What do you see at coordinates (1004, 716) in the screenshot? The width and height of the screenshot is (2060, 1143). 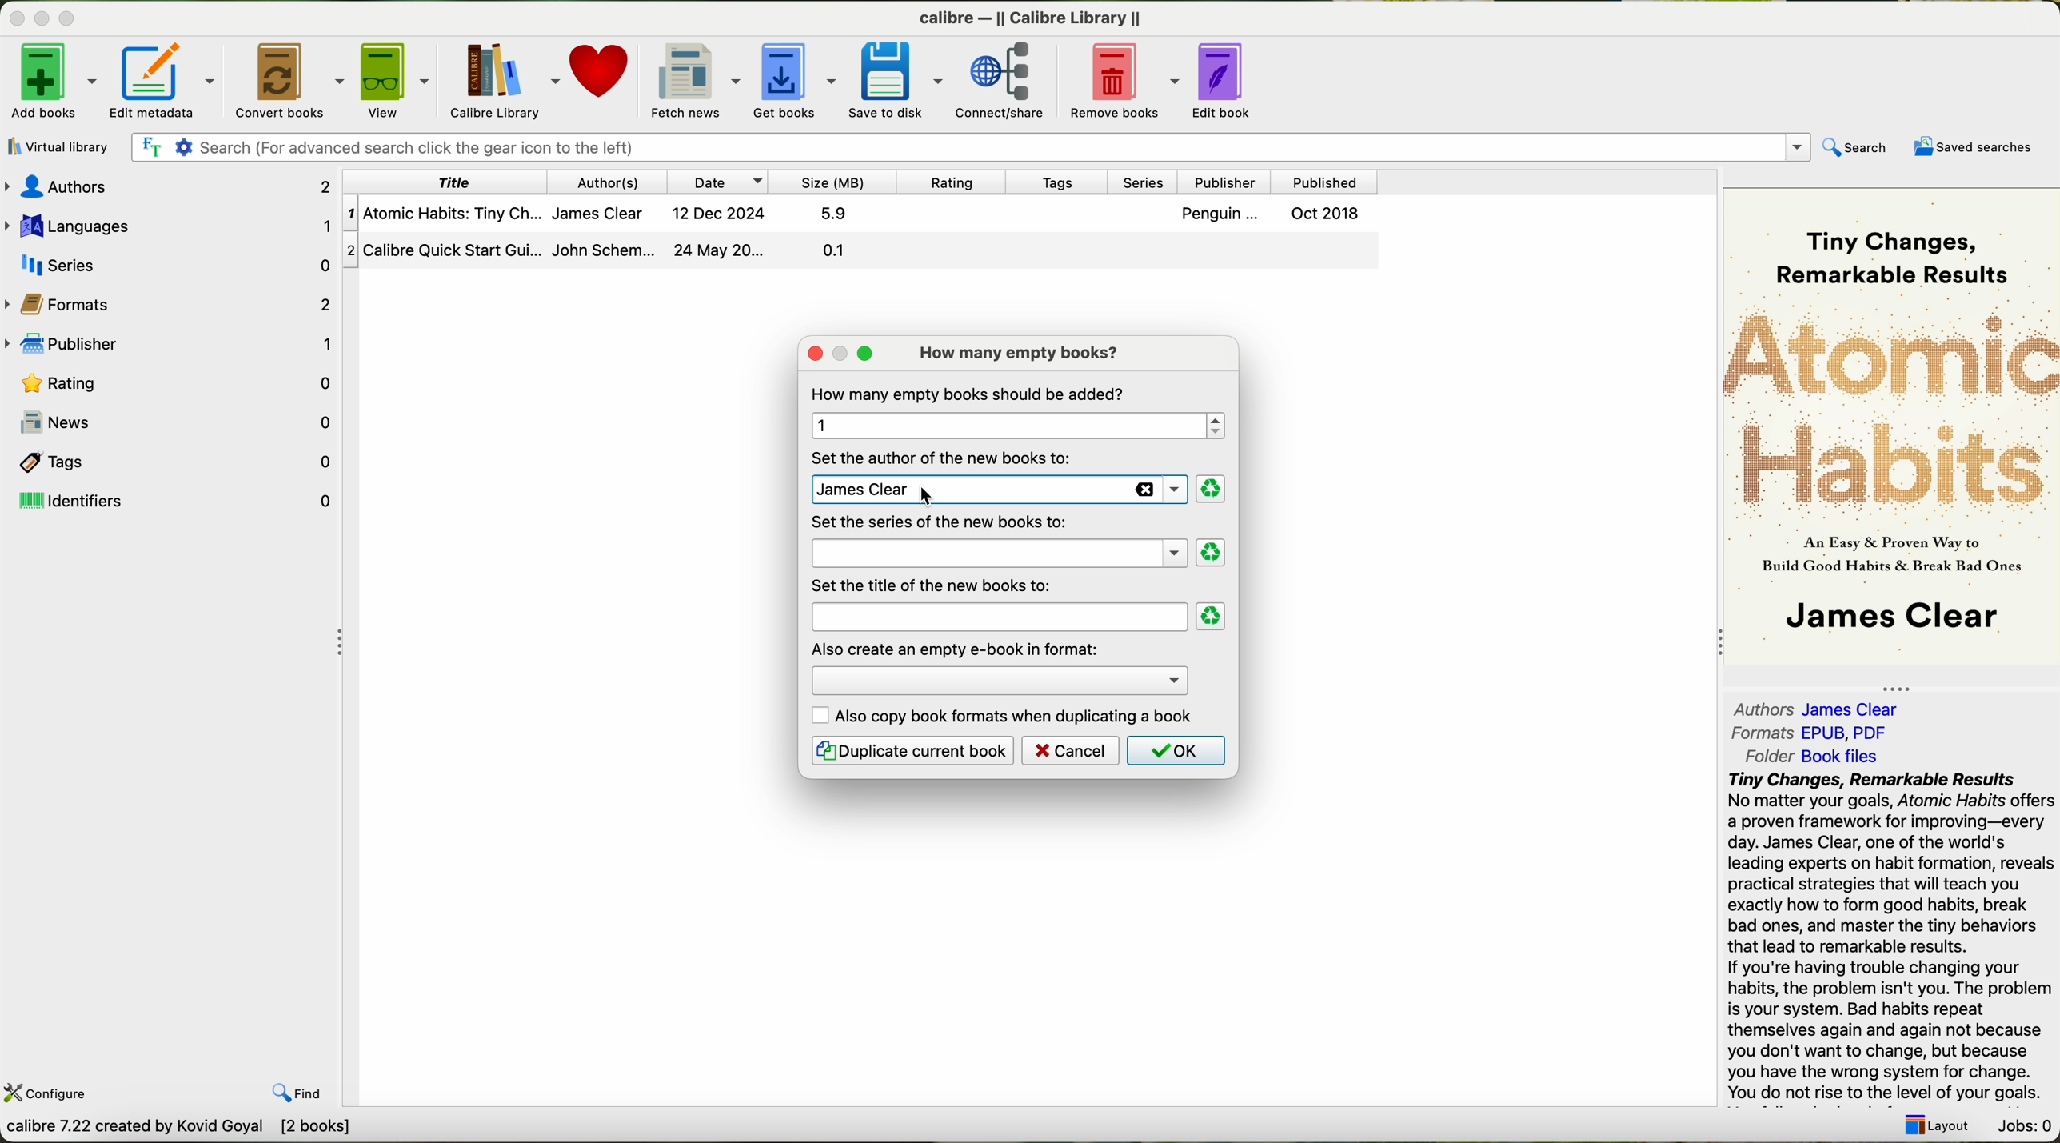 I see `also copy book formats when duplicating a book` at bounding box center [1004, 716].